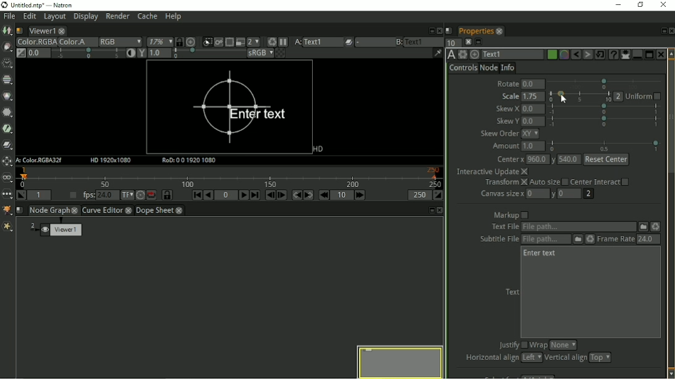 Image resolution: width=675 pixels, height=379 pixels. I want to click on Layout, so click(54, 17).